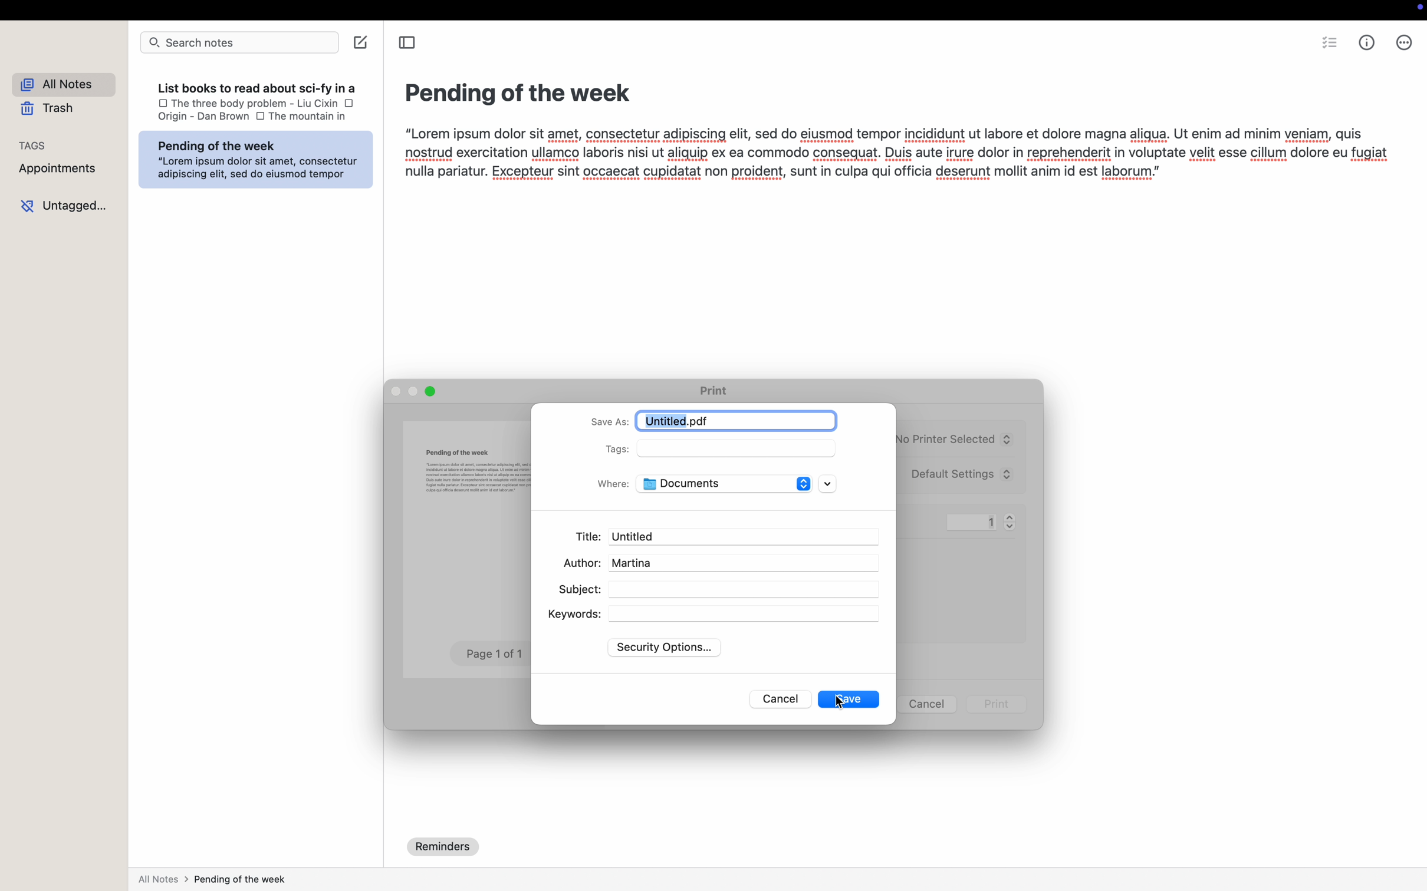  I want to click on printer no printer selected, so click(965, 440).